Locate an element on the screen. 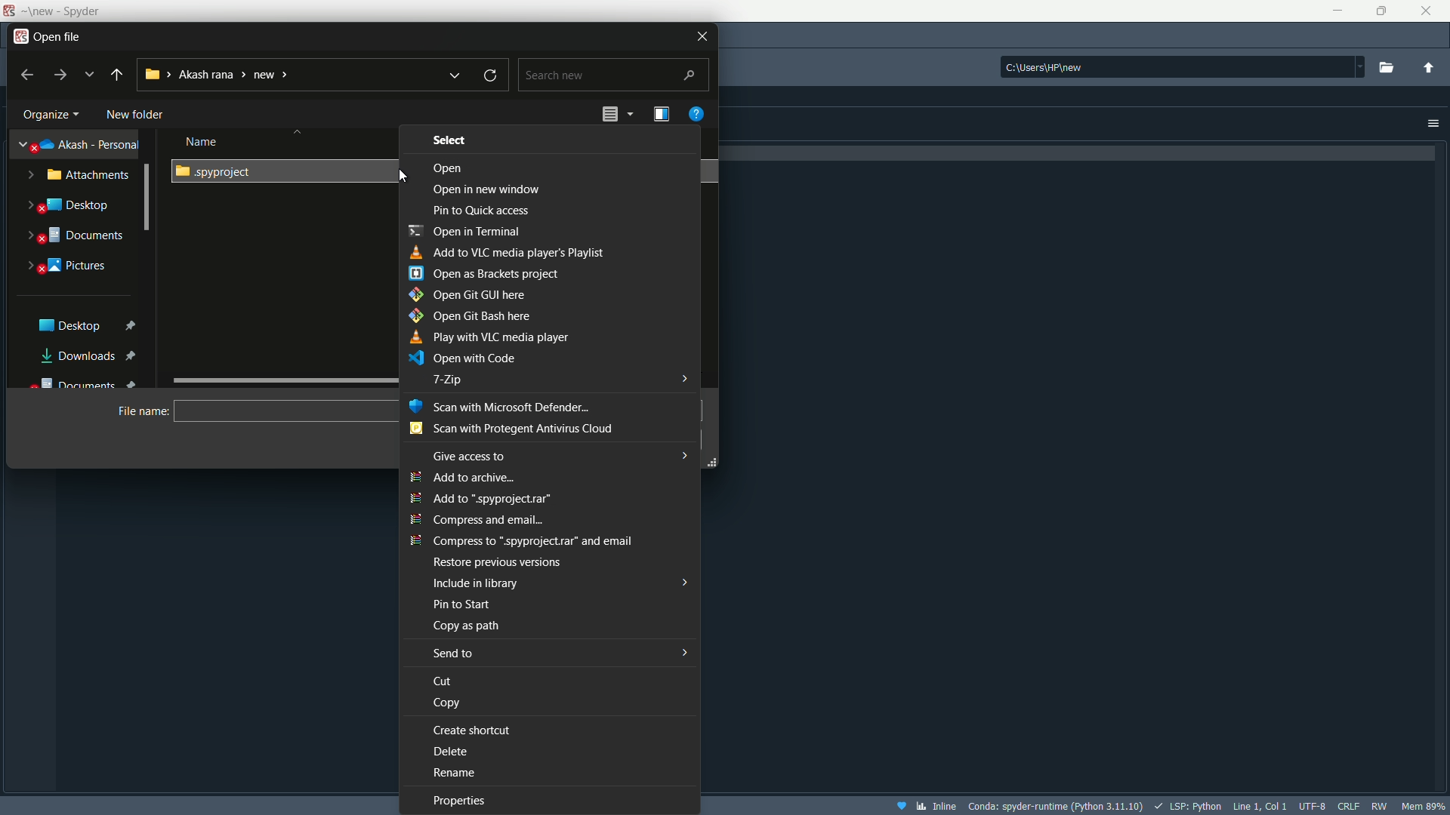 The width and height of the screenshot is (1450, 815). Scrollbar is located at coordinates (147, 196).